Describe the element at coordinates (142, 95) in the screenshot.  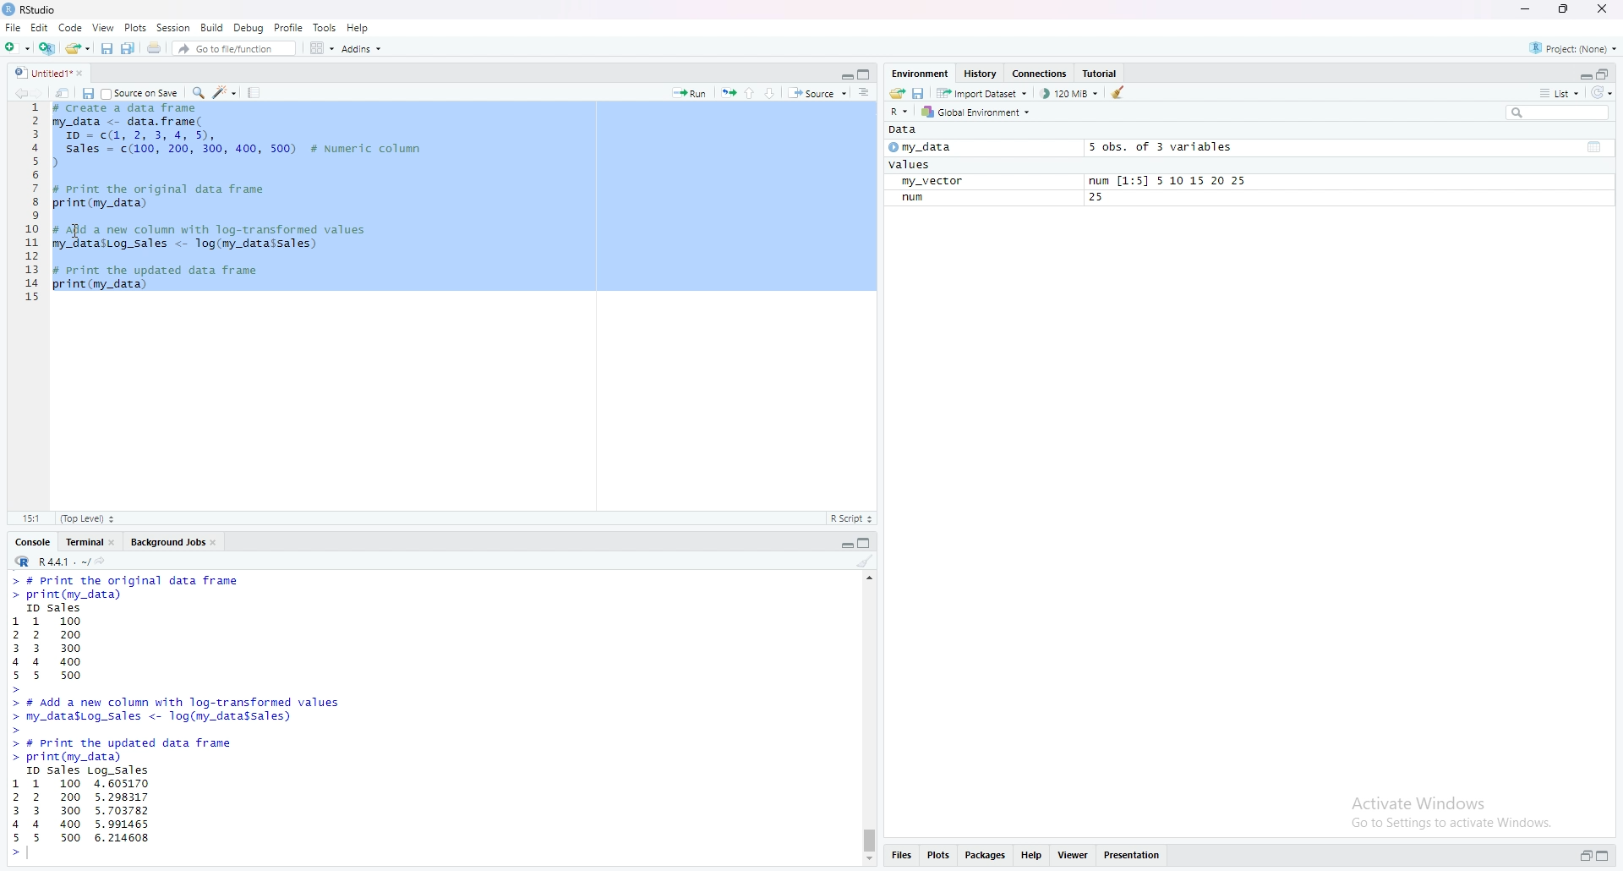
I see `source on save` at that location.